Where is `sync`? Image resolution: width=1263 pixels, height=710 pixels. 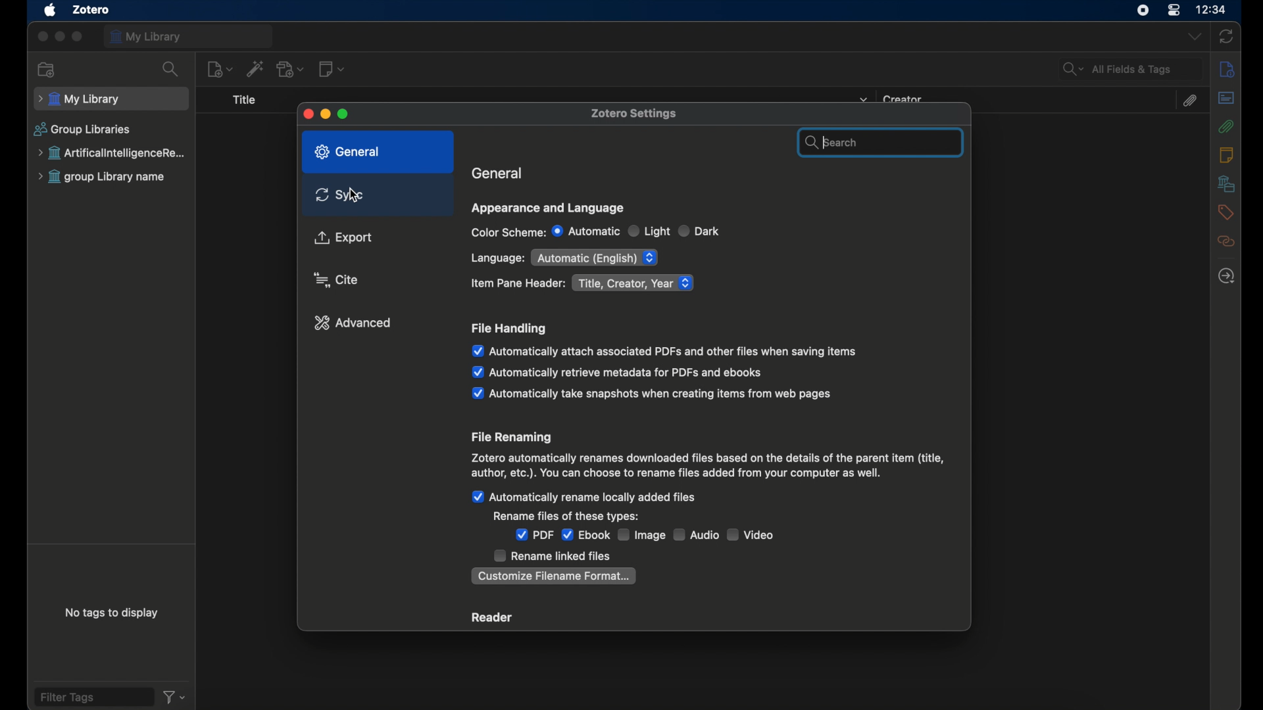
sync is located at coordinates (339, 195).